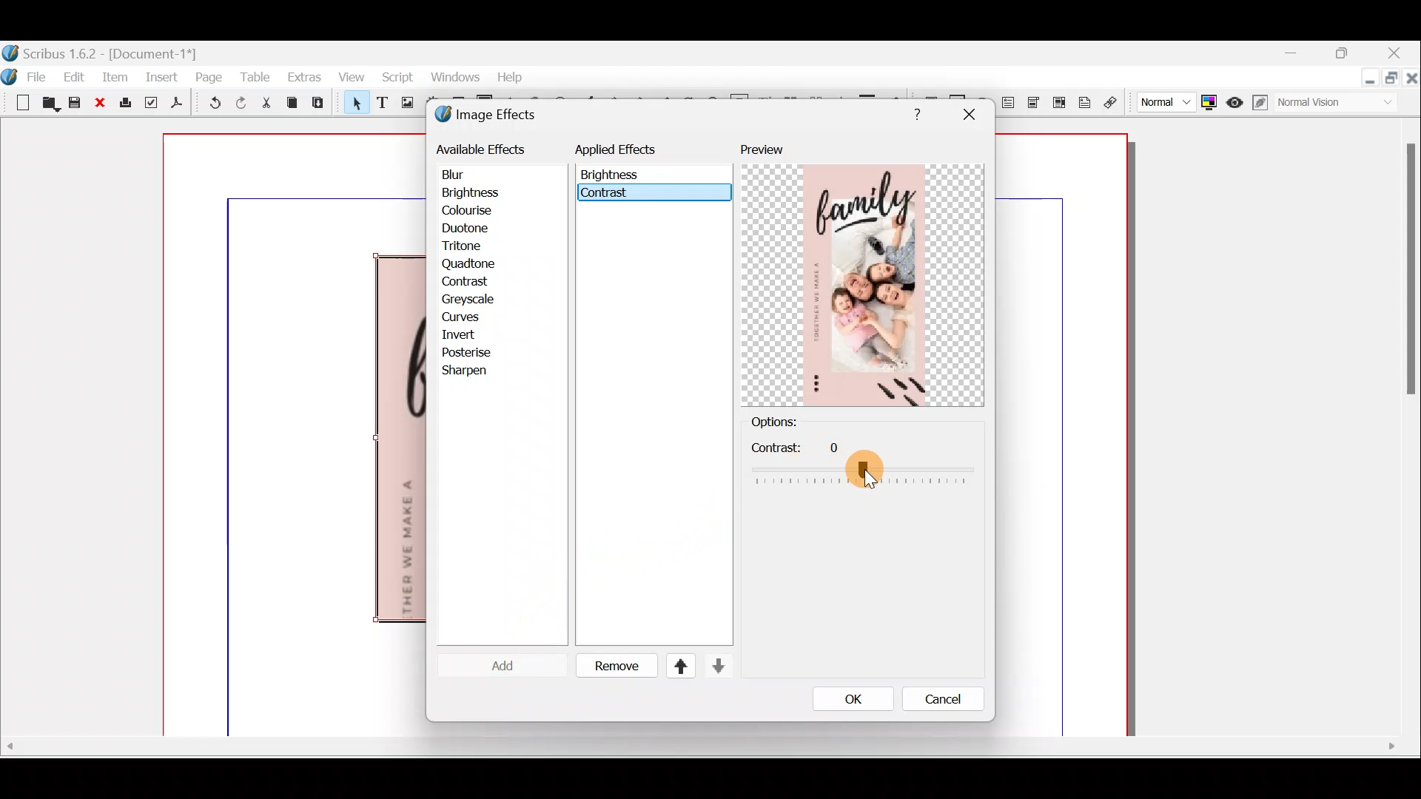  What do you see at coordinates (698, 746) in the screenshot?
I see `` at bounding box center [698, 746].